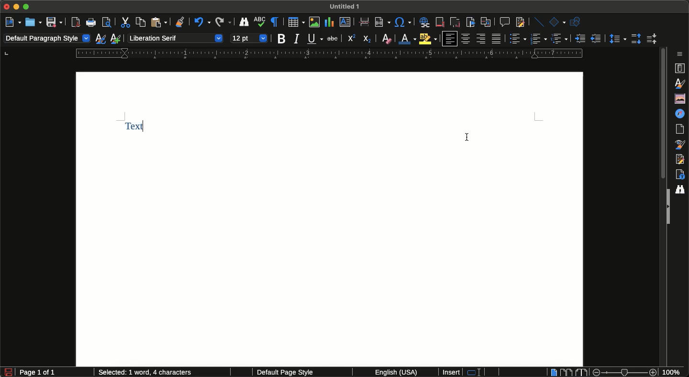 This screenshot has height=377, width=689. What do you see at coordinates (55, 373) in the screenshot?
I see `Page count` at bounding box center [55, 373].